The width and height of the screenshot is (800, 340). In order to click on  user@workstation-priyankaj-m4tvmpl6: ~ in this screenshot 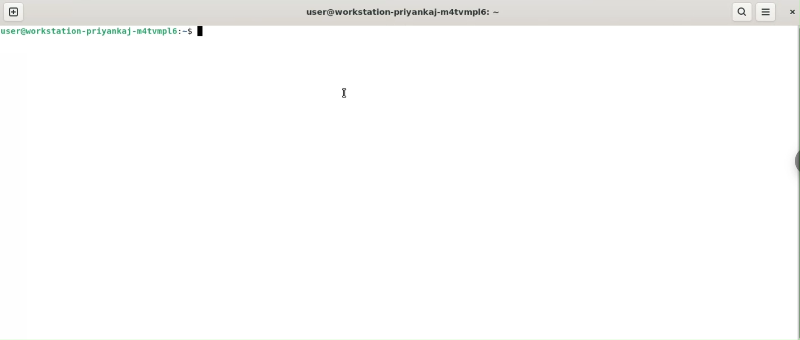, I will do `click(402, 11)`.